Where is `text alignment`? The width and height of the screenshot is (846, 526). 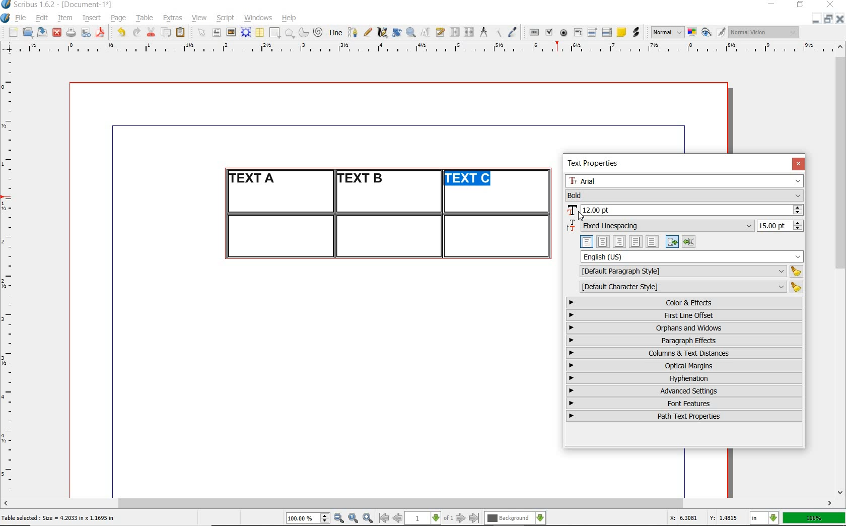 text alignment is located at coordinates (638, 241).